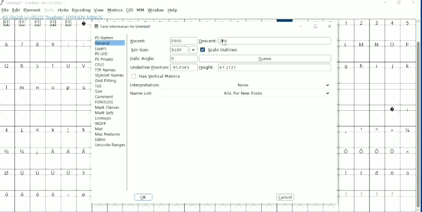 The image size is (422, 212). What do you see at coordinates (100, 124) in the screenshot?
I see `WOFF` at bounding box center [100, 124].